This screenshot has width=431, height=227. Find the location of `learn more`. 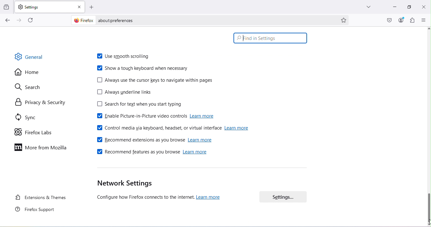

learn more is located at coordinates (197, 152).